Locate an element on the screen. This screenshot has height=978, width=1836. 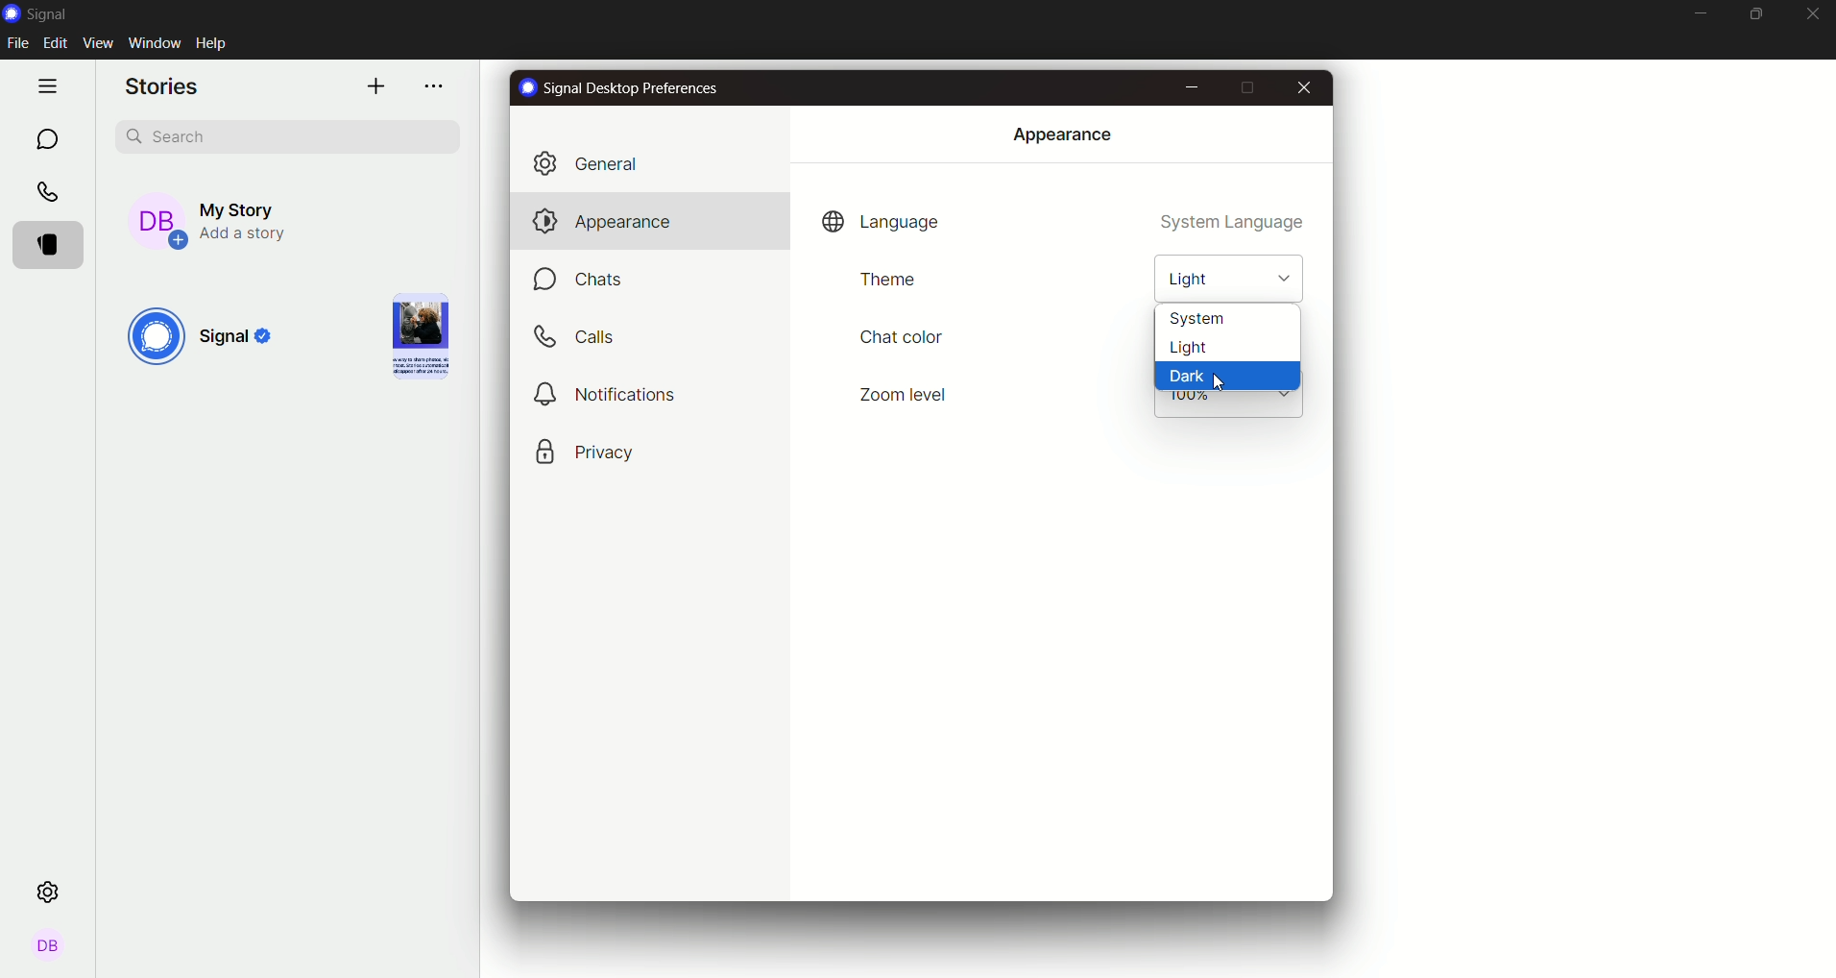
signal logo is located at coordinates (206, 339).